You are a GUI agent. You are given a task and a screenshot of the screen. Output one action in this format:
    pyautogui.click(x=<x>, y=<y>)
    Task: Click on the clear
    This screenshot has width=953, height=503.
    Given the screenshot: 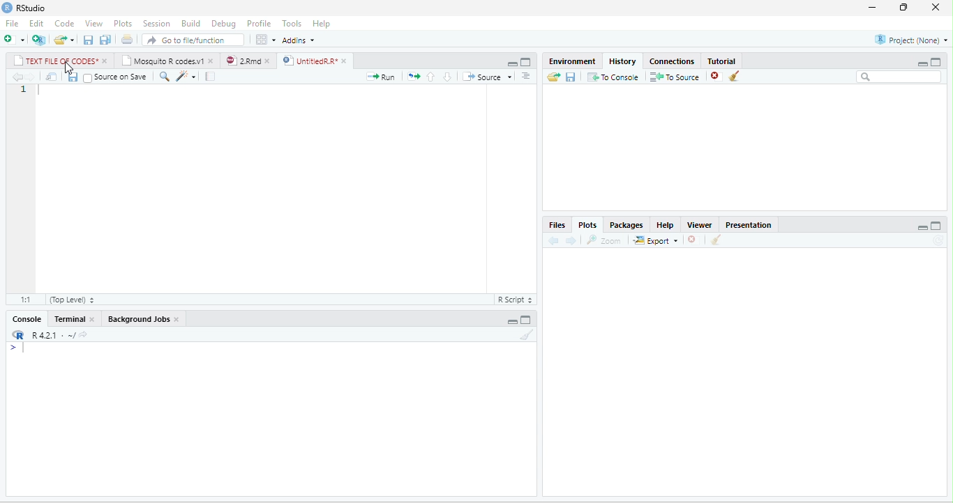 What is the action you would take?
    pyautogui.click(x=716, y=240)
    